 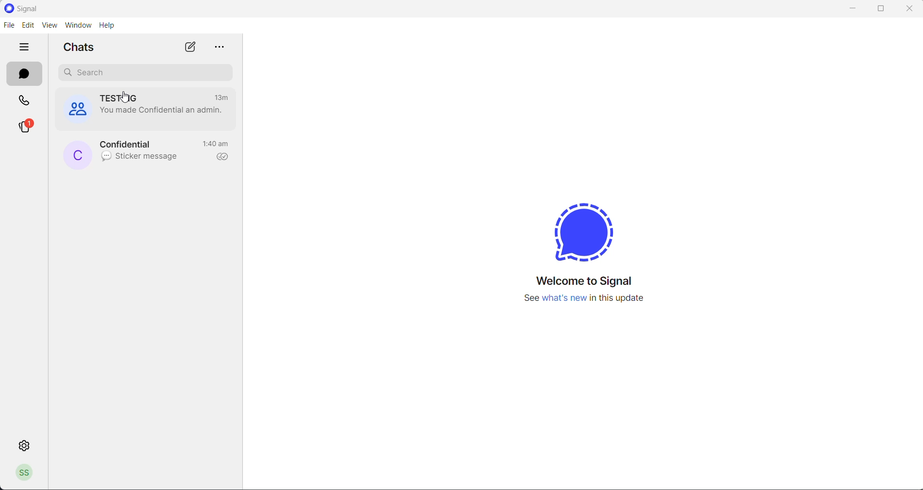 What do you see at coordinates (82, 49) in the screenshot?
I see `chats heading` at bounding box center [82, 49].